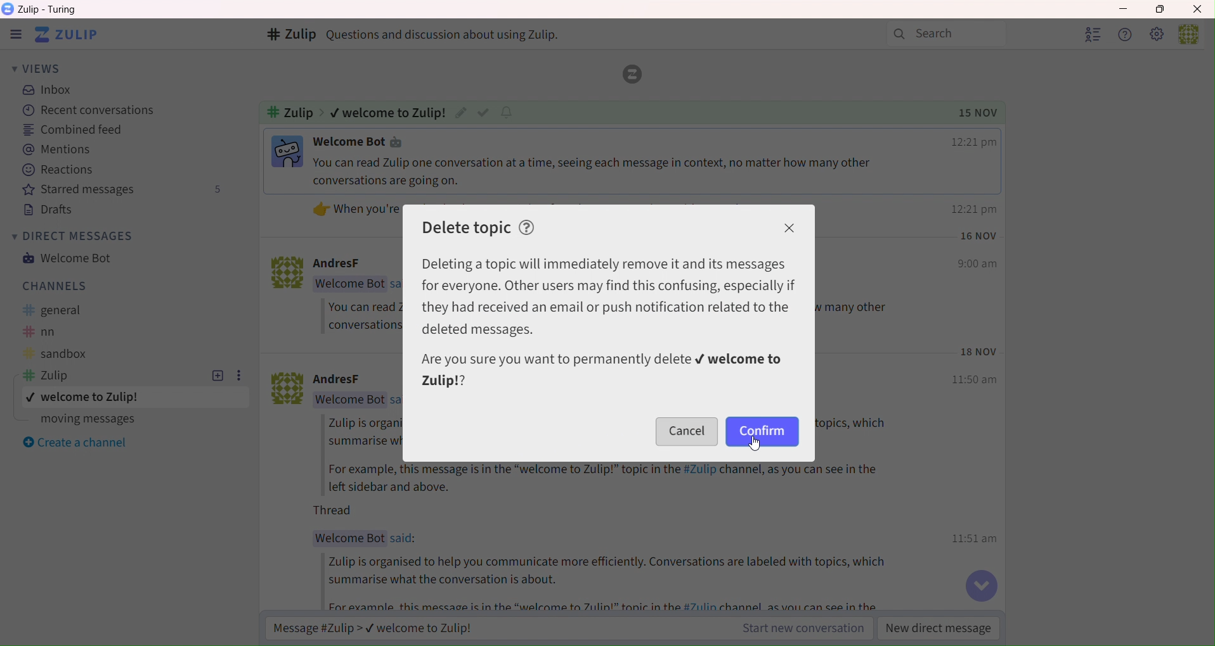  I want to click on Combined Feed, so click(70, 130).